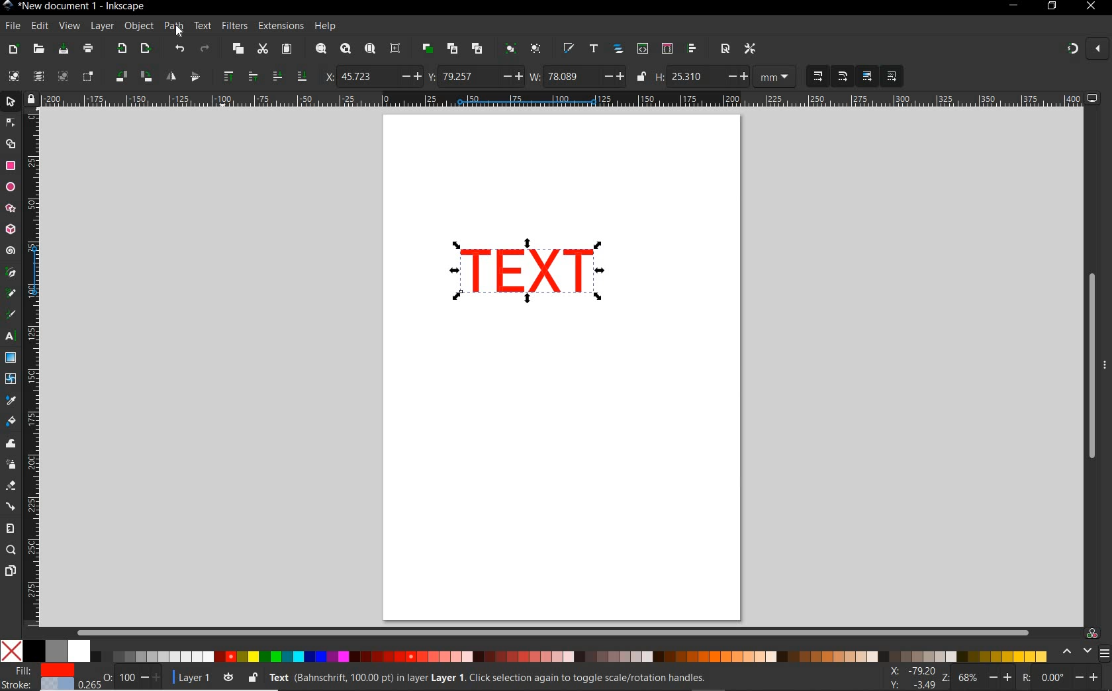  I want to click on PATH, so click(174, 28).